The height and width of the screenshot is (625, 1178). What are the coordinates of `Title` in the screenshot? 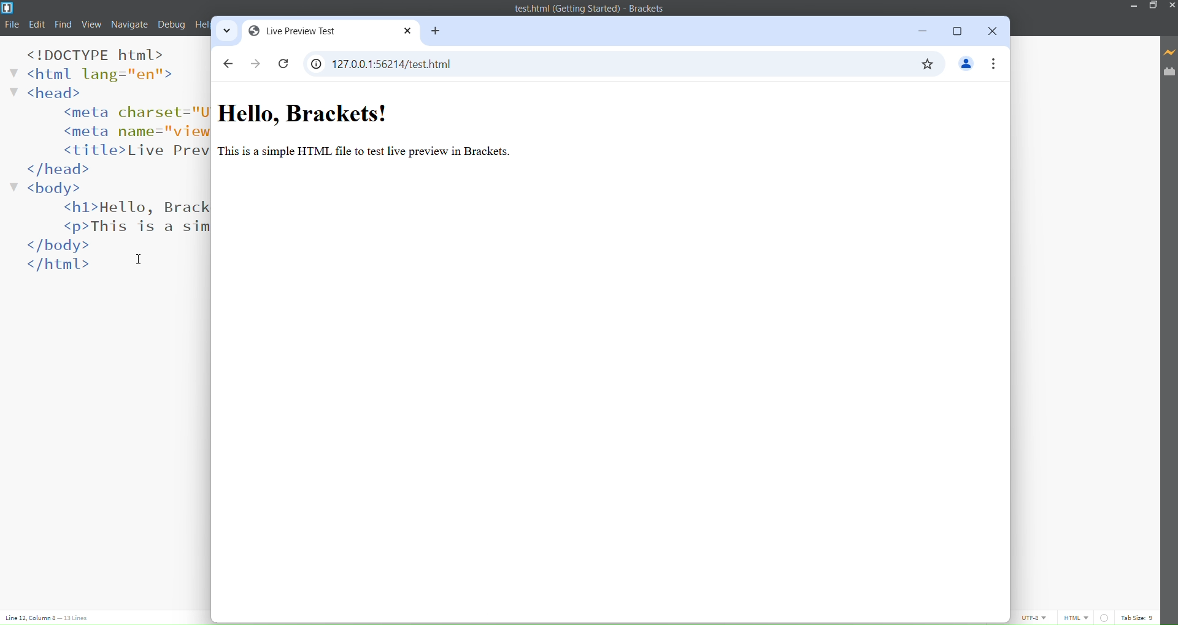 It's located at (595, 10).